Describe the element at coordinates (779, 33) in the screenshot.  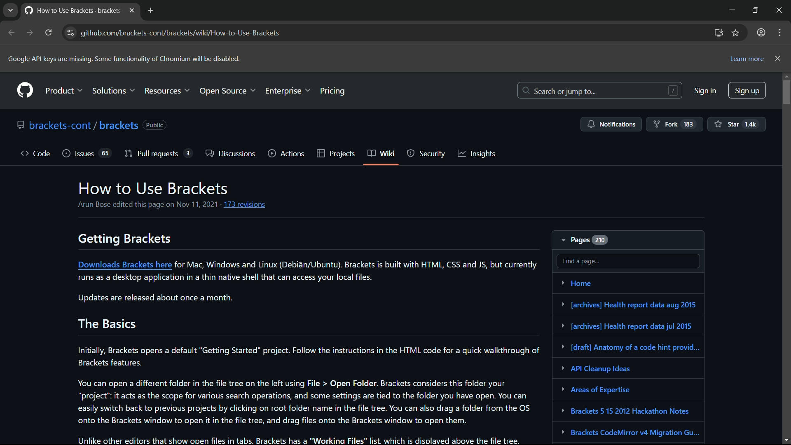
I see `more options` at that location.